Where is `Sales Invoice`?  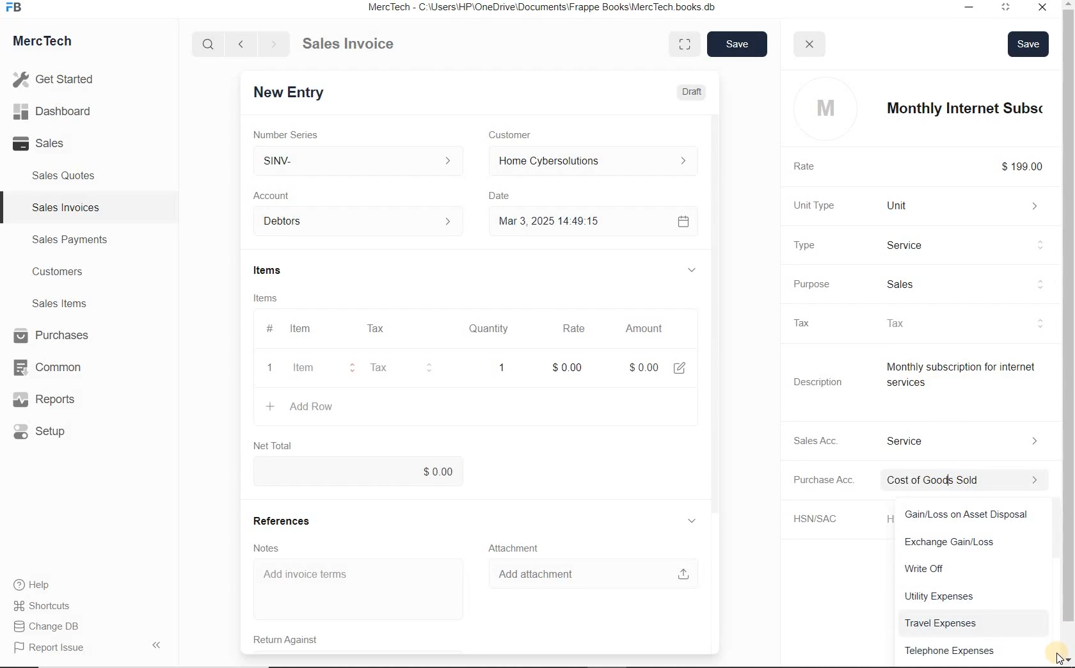
Sales Invoice is located at coordinates (349, 45).